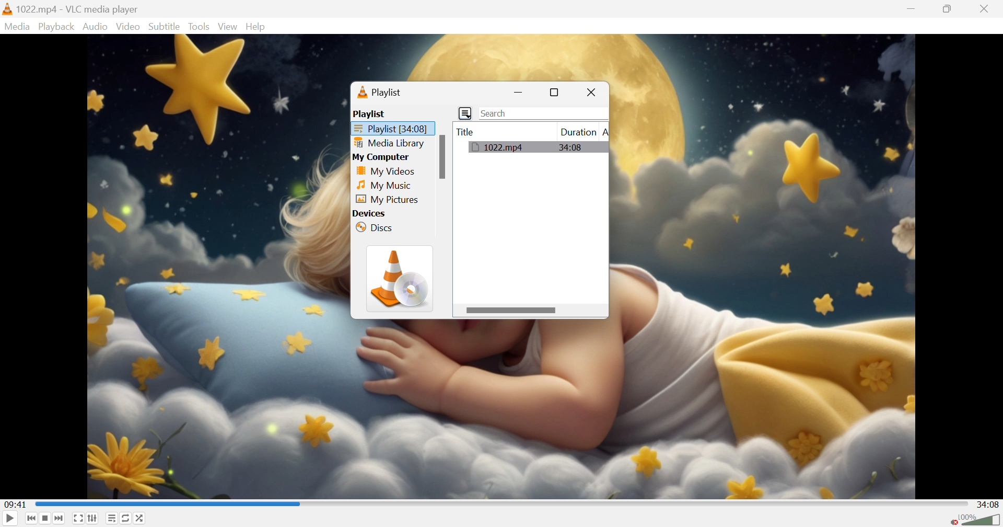 This screenshot has width=1003, height=527. Describe the element at coordinates (391, 129) in the screenshot. I see `Playlist [34:08]` at that location.